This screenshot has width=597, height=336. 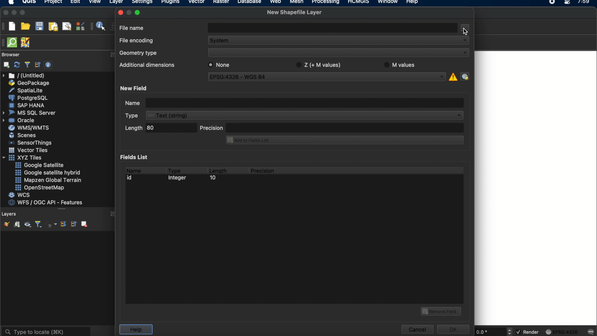 I want to click on ok, so click(x=454, y=329).